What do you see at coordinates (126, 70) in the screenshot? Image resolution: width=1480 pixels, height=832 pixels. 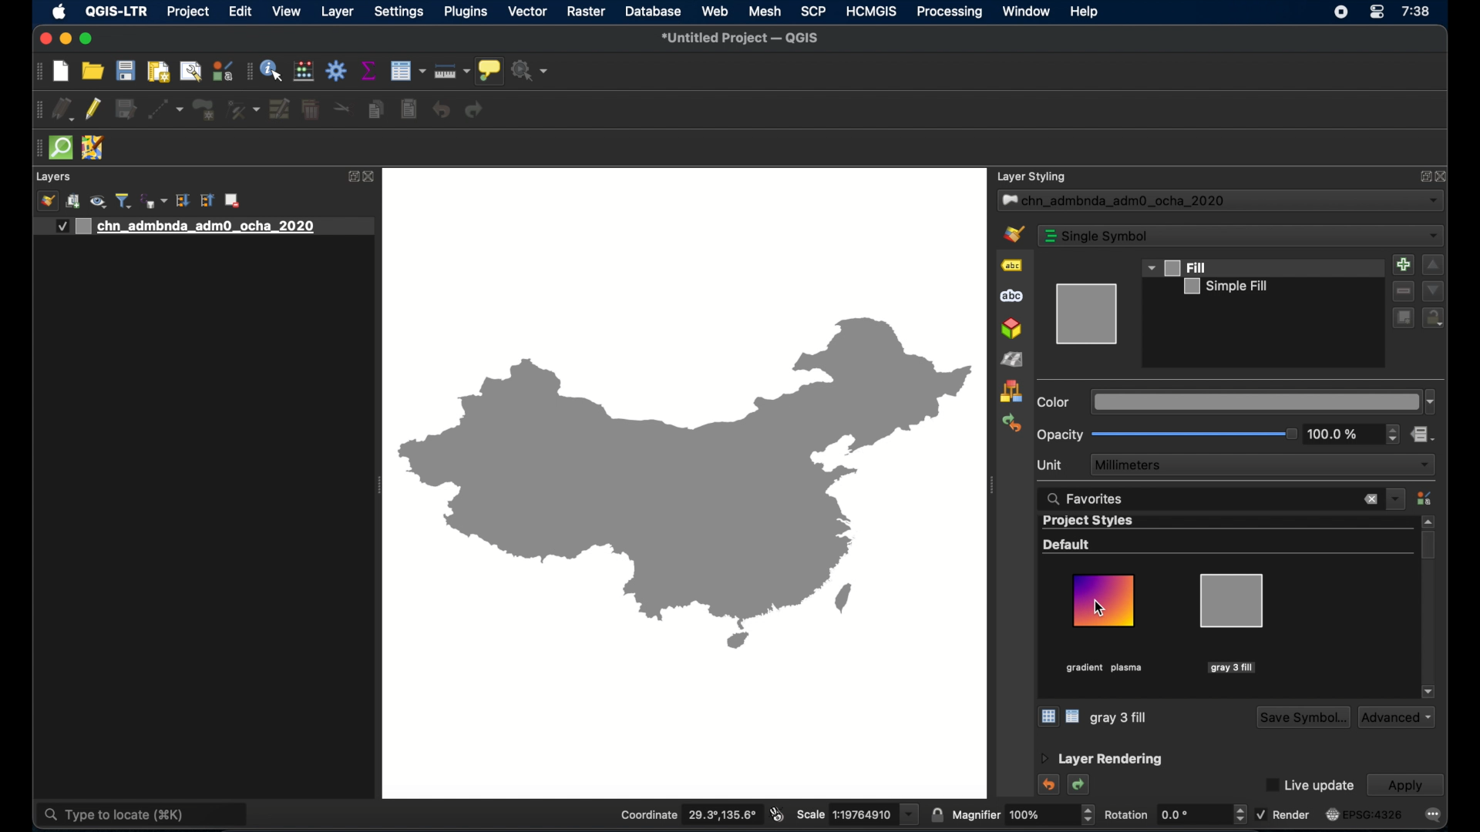 I see `save` at bounding box center [126, 70].